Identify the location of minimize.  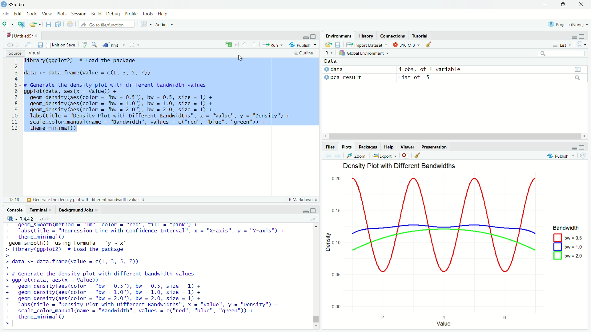
(573, 38).